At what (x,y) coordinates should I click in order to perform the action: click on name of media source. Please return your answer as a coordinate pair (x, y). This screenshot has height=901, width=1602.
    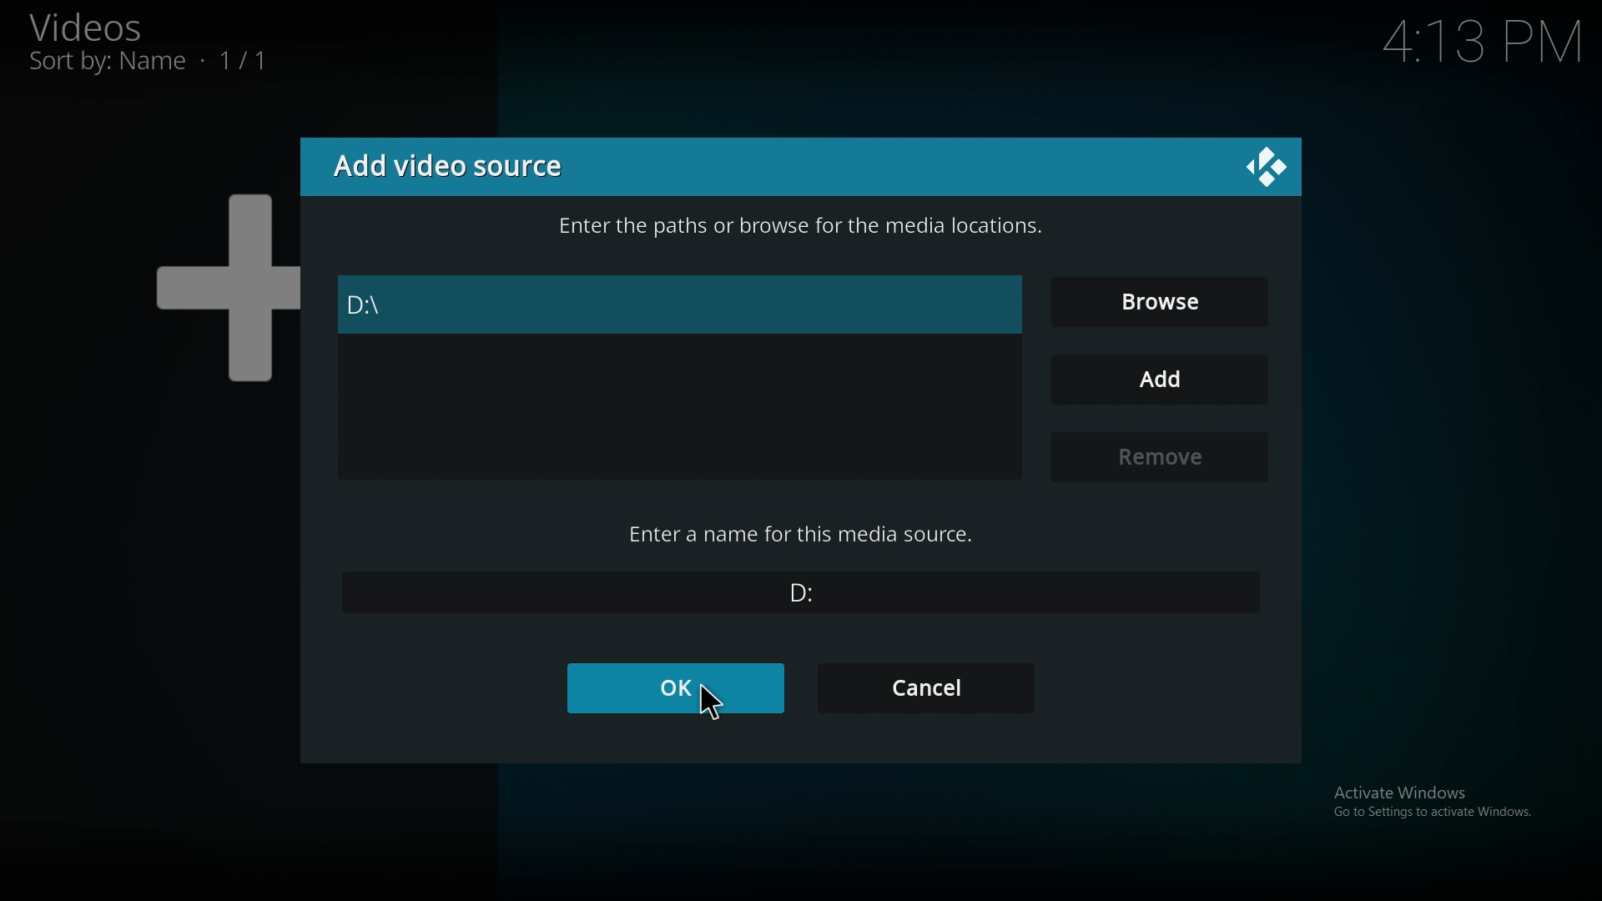
    Looking at the image, I should click on (809, 590).